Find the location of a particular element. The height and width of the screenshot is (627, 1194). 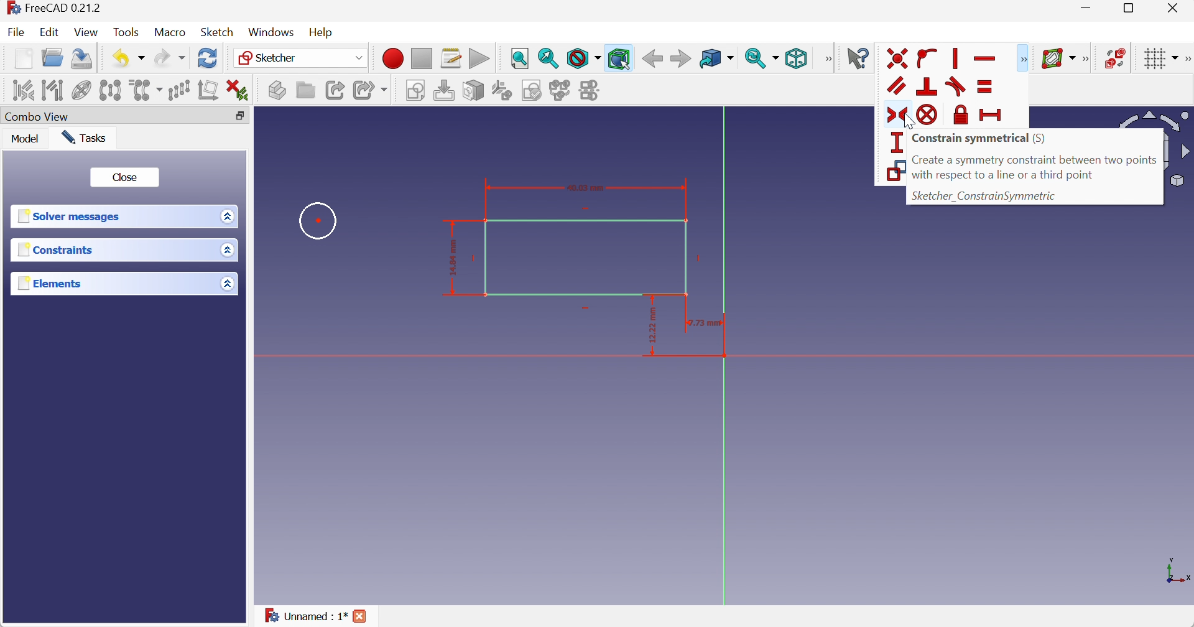

Clone is located at coordinates (147, 90).